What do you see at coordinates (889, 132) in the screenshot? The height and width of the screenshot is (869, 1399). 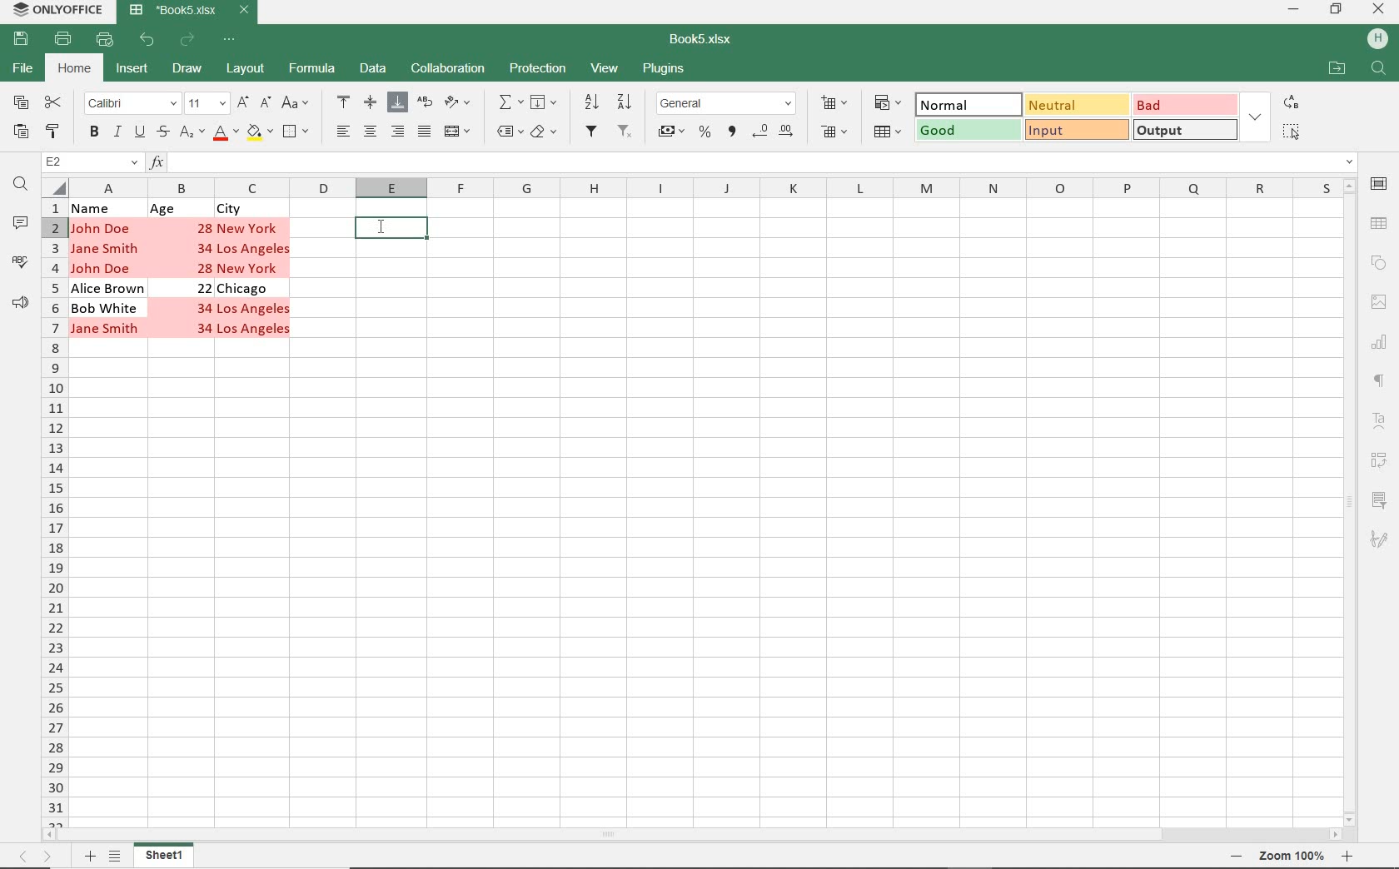 I see `FORMAT AS TABLE TEMPLATE` at bounding box center [889, 132].